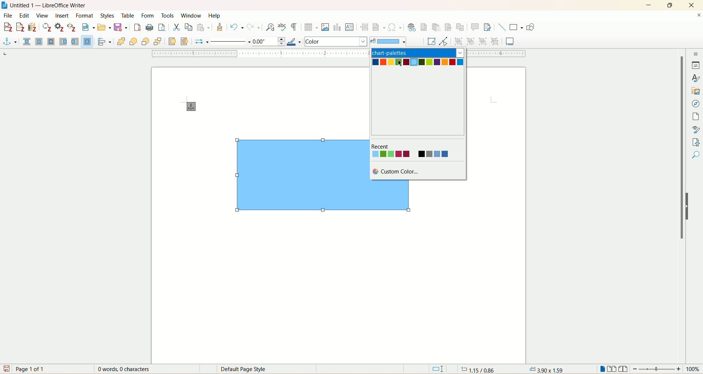 The height and width of the screenshot is (374, 703). I want to click on parallel, so click(38, 41).